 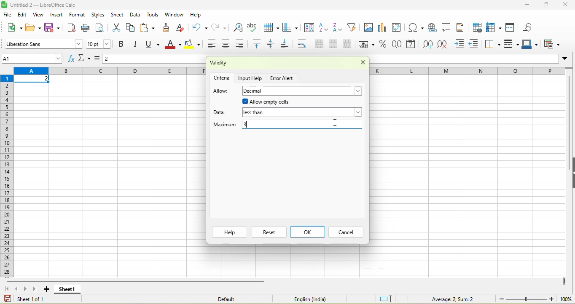 I want to click on sort ascending, so click(x=324, y=28).